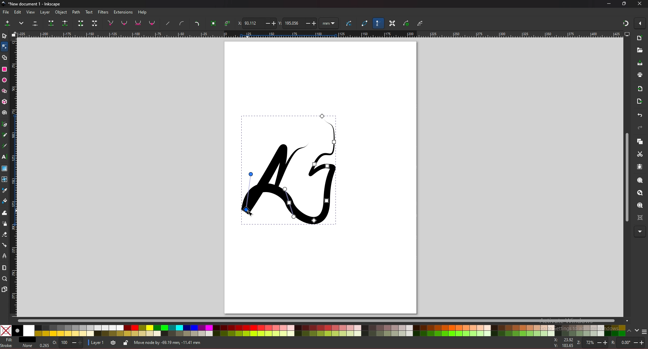 The image size is (648, 349). What do you see at coordinates (640, 232) in the screenshot?
I see `more` at bounding box center [640, 232].